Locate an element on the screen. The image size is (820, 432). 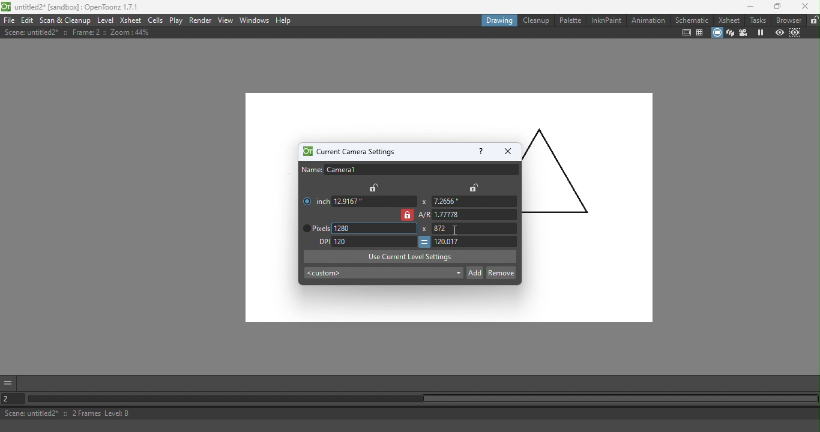
enter dimension is located at coordinates (374, 201).